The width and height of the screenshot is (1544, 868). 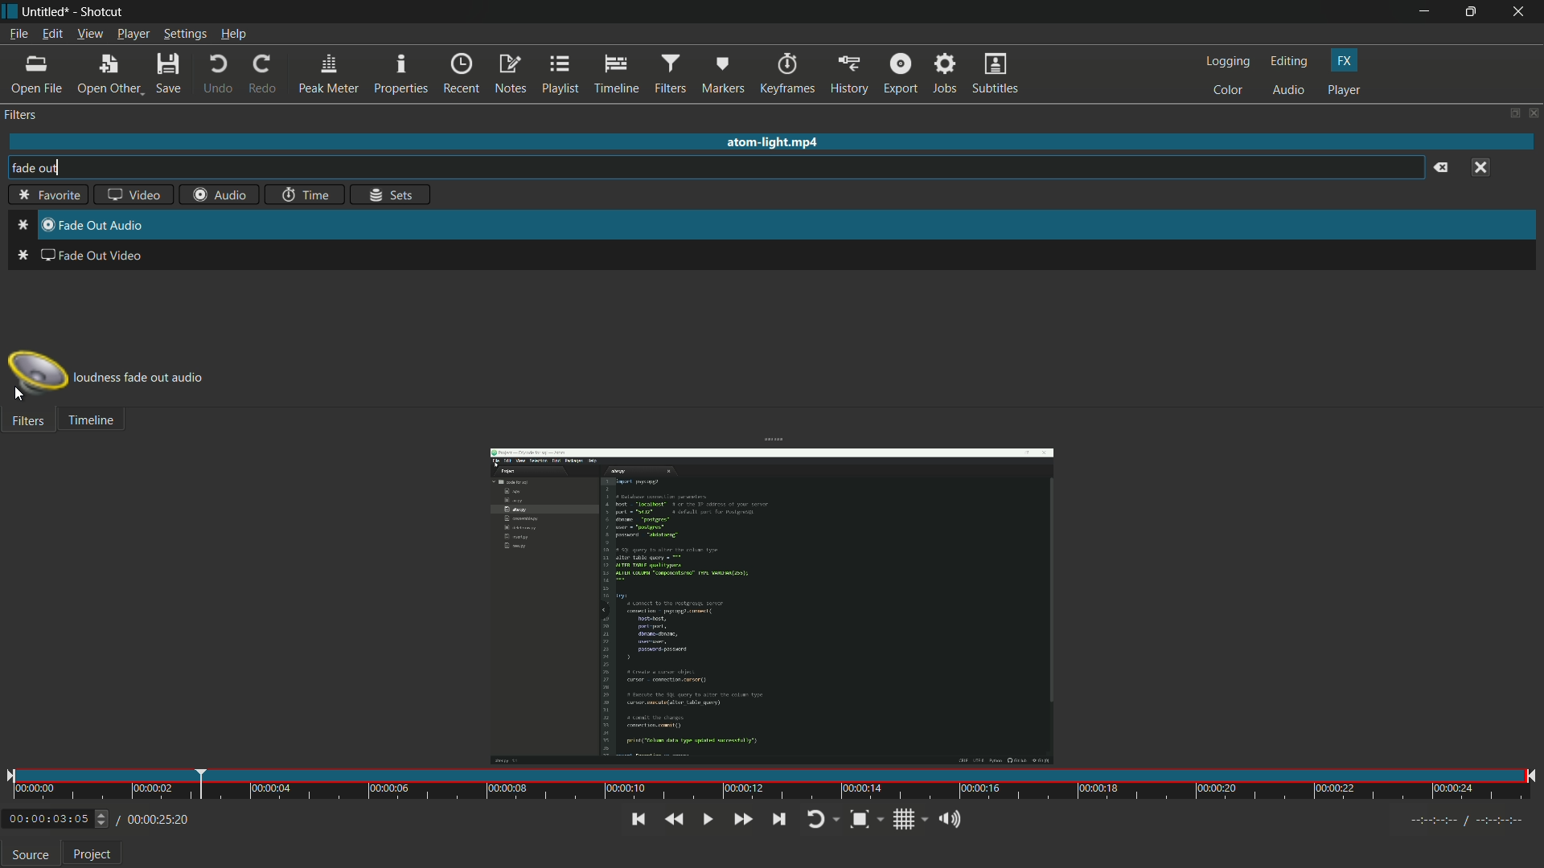 I want to click on timeline, so click(x=617, y=74).